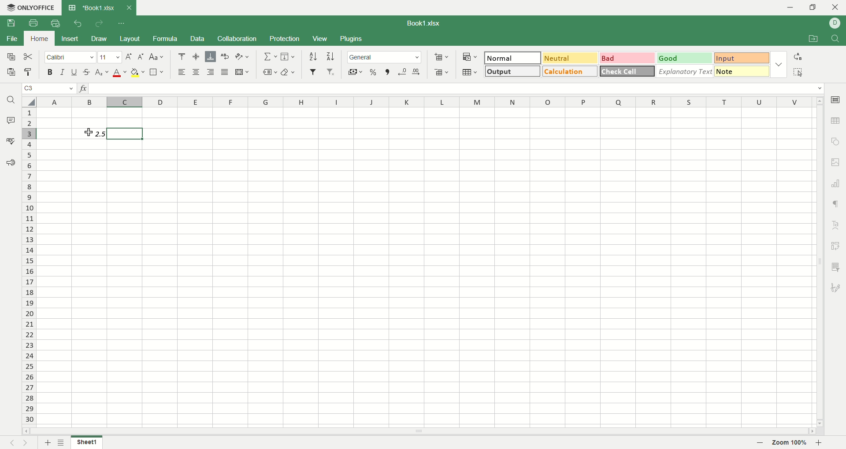  I want to click on select all, so click(798, 72).